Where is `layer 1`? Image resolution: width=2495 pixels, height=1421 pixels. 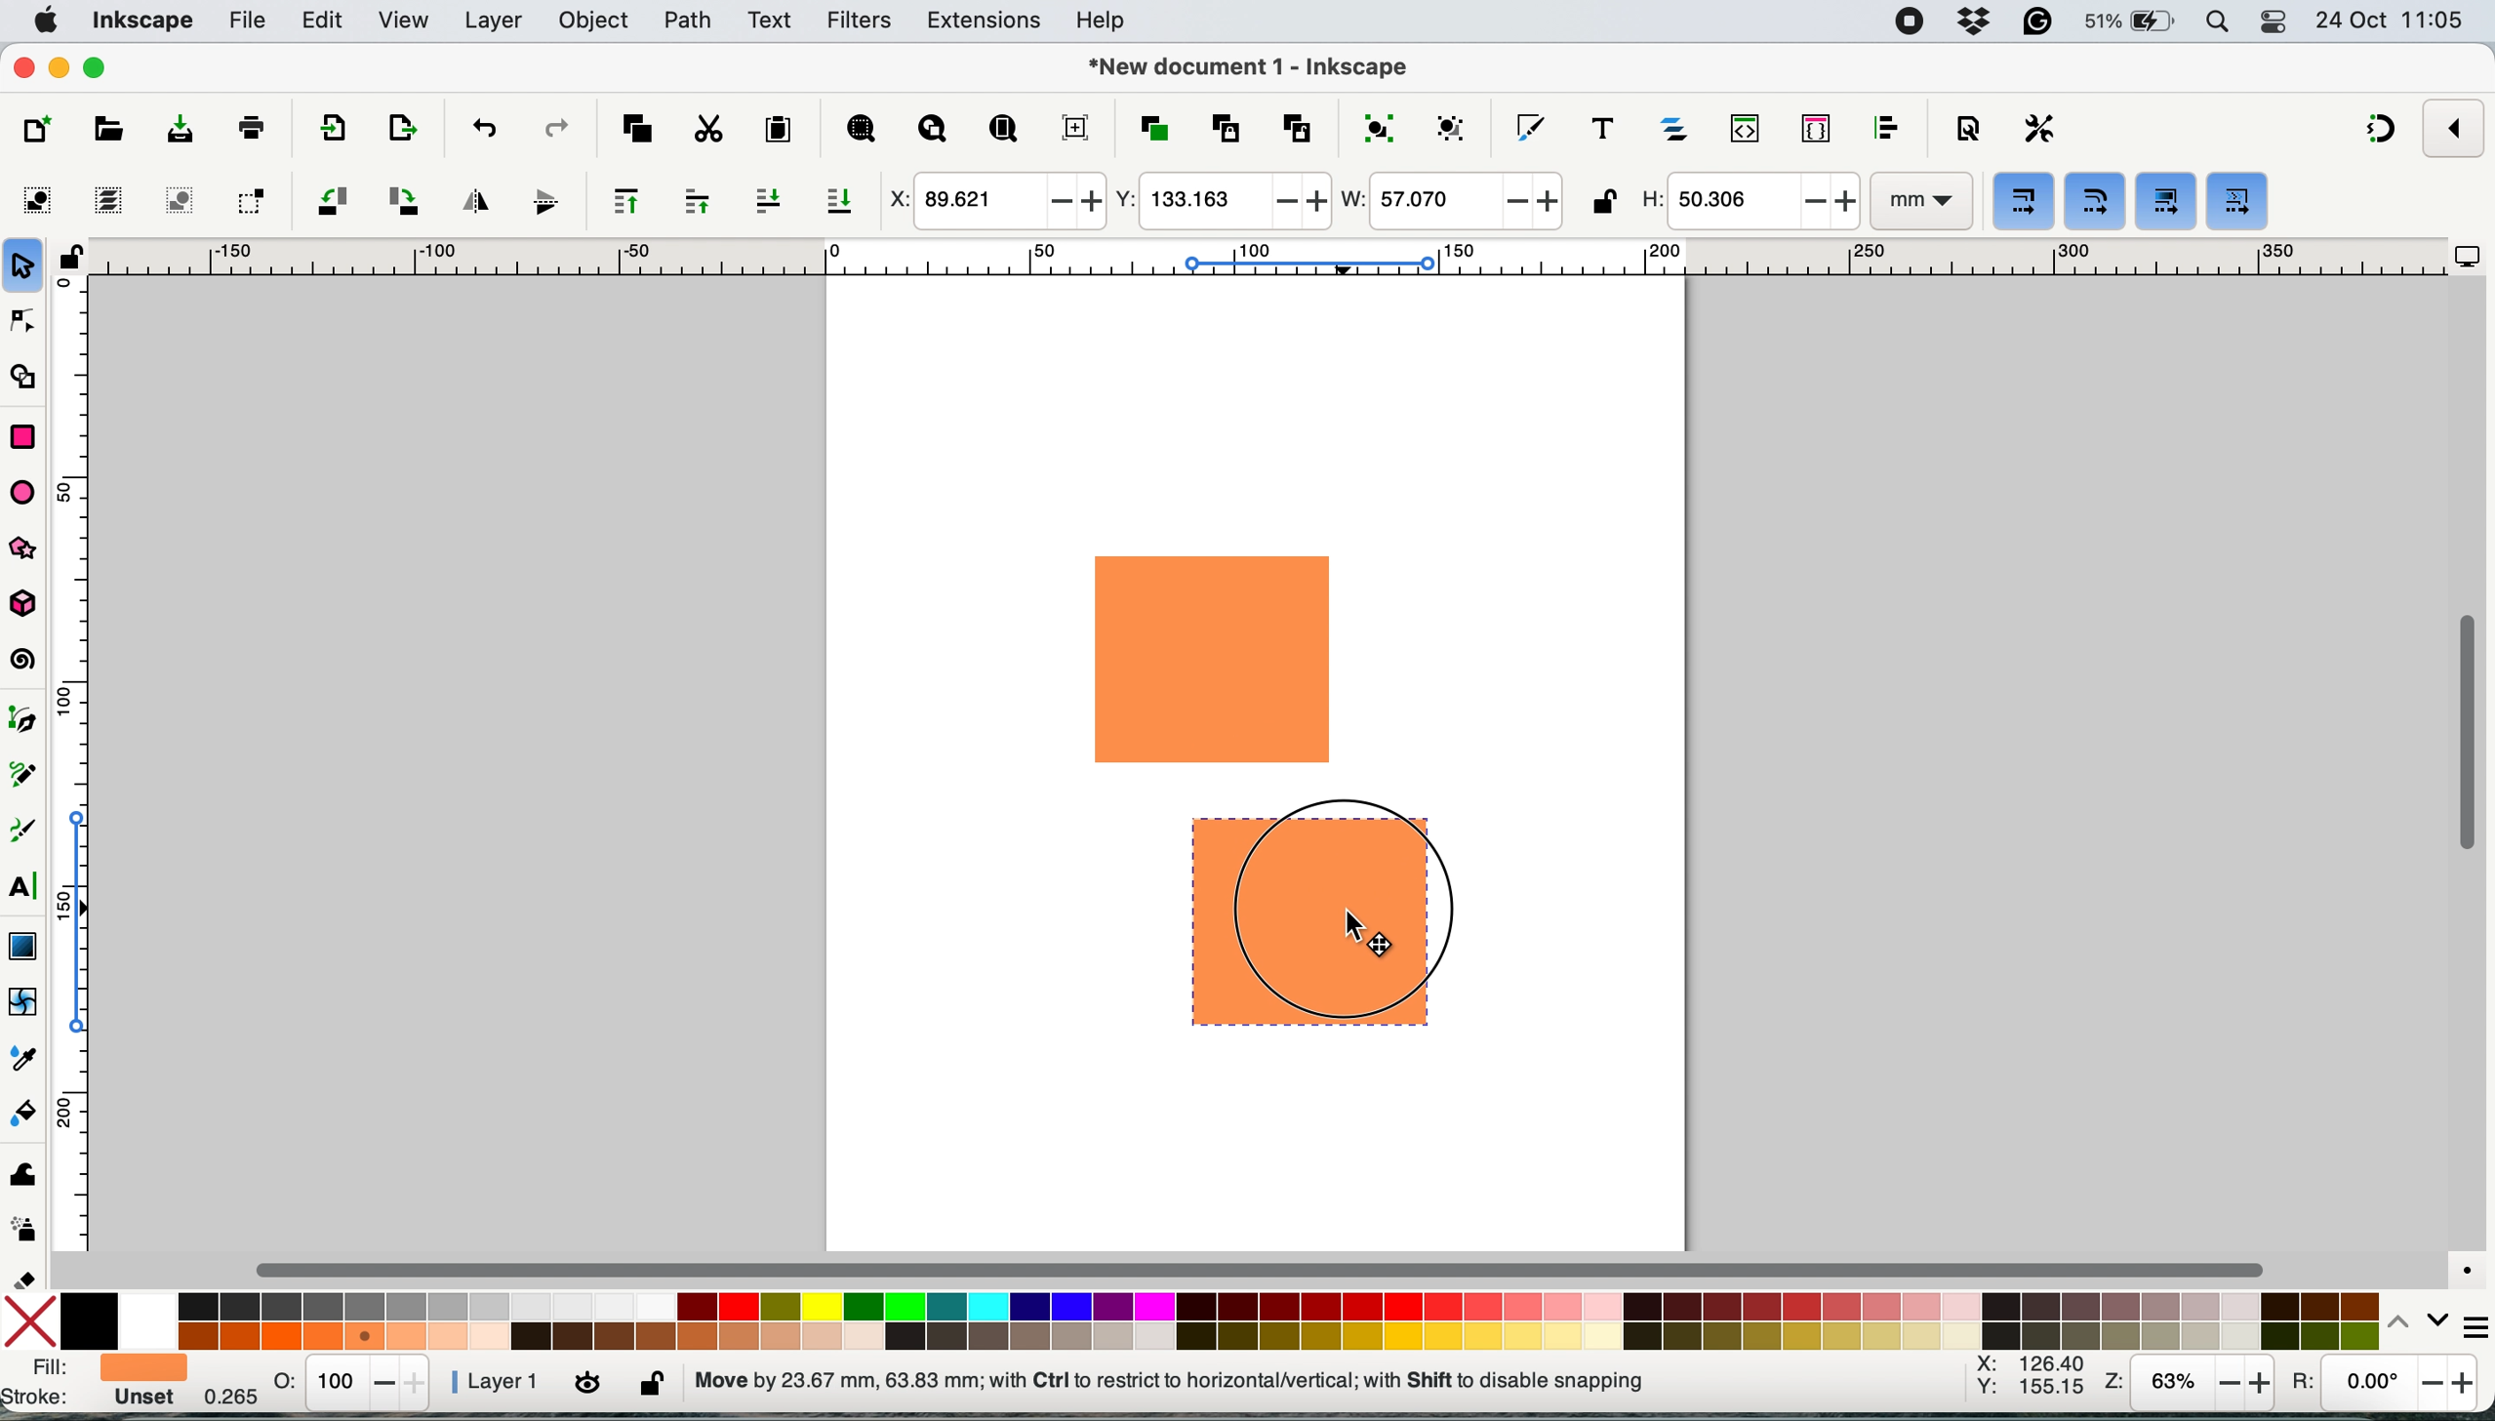 layer 1 is located at coordinates (498, 1382).